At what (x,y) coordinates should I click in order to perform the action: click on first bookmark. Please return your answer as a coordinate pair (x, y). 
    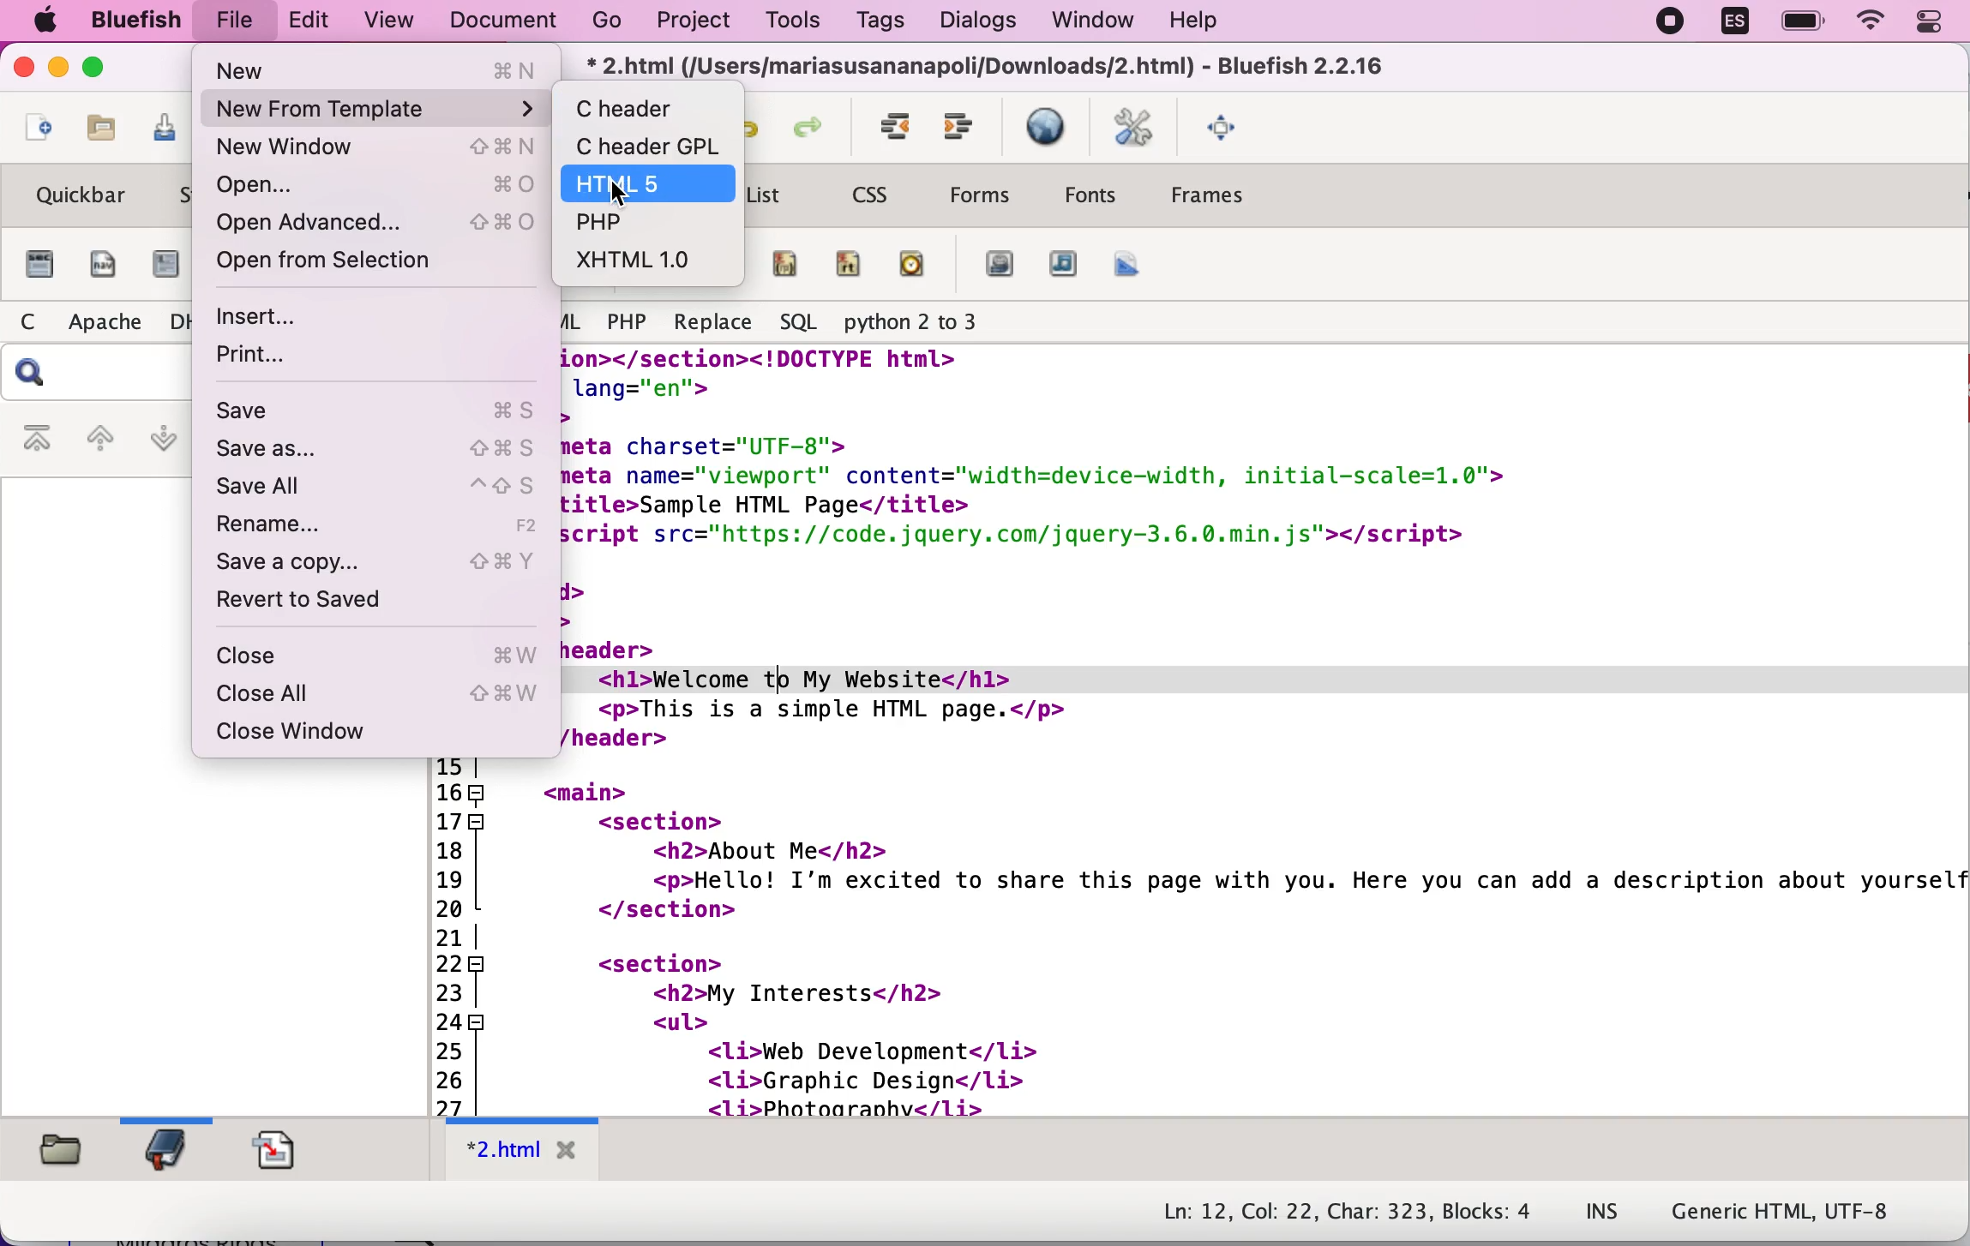
    Looking at the image, I should click on (33, 435).